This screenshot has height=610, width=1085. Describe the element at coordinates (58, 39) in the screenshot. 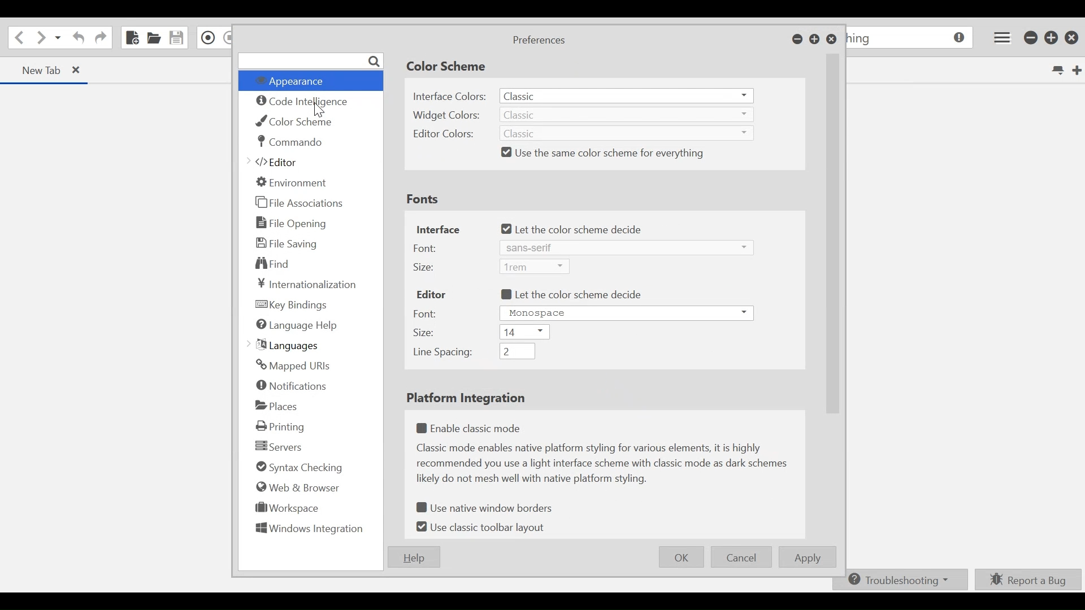

I see `Recent location` at that location.